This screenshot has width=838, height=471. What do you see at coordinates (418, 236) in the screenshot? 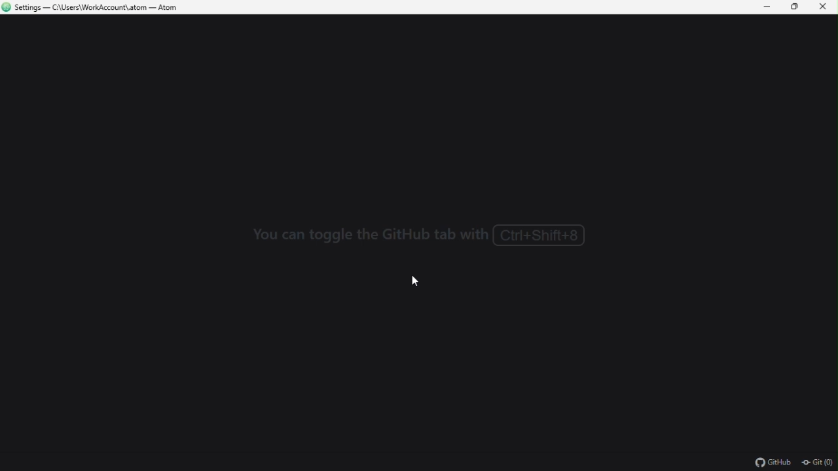
I see `text` at bounding box center [418, 236].